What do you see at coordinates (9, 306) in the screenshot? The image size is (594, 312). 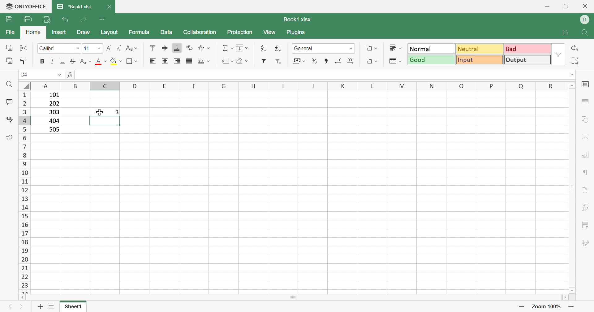 I see `Previous` at bounding box center [9, 306].